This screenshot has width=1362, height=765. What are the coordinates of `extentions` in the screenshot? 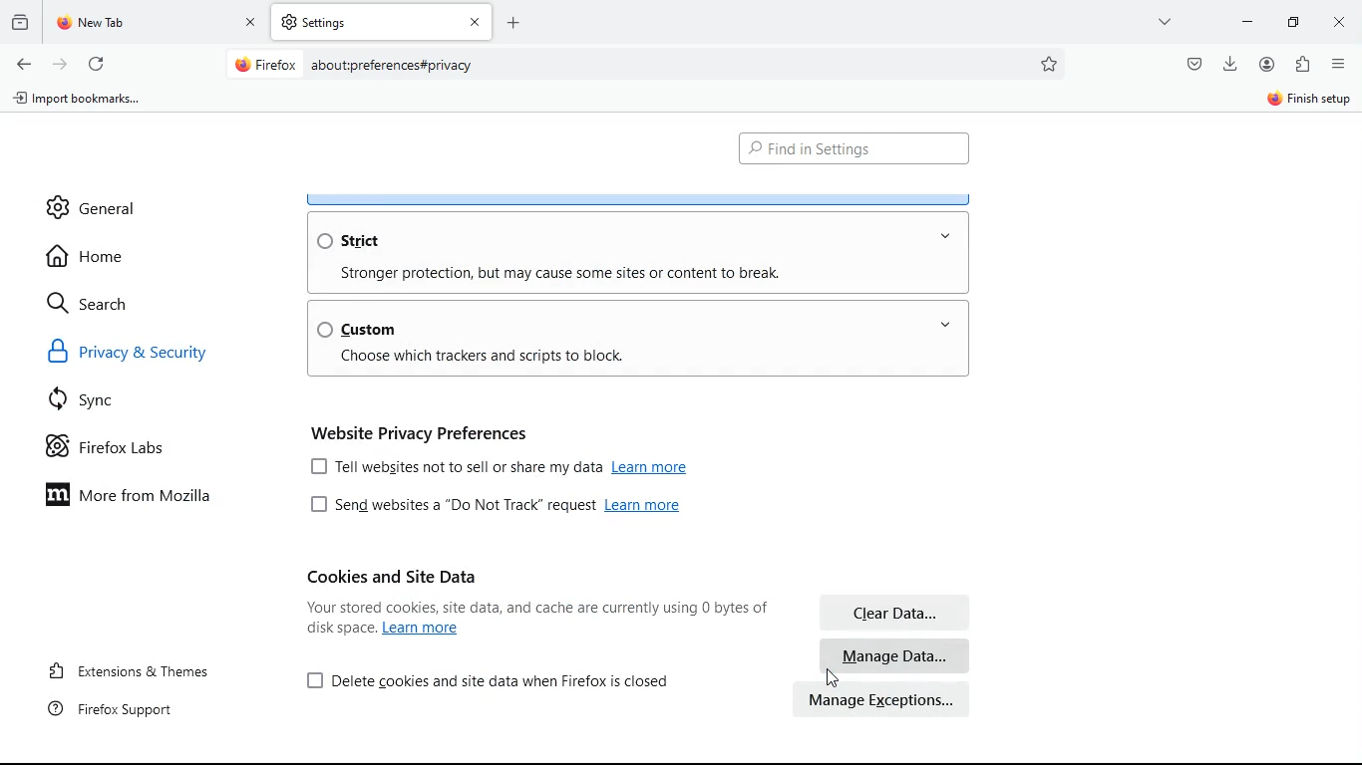 It's located at (1302, 66).